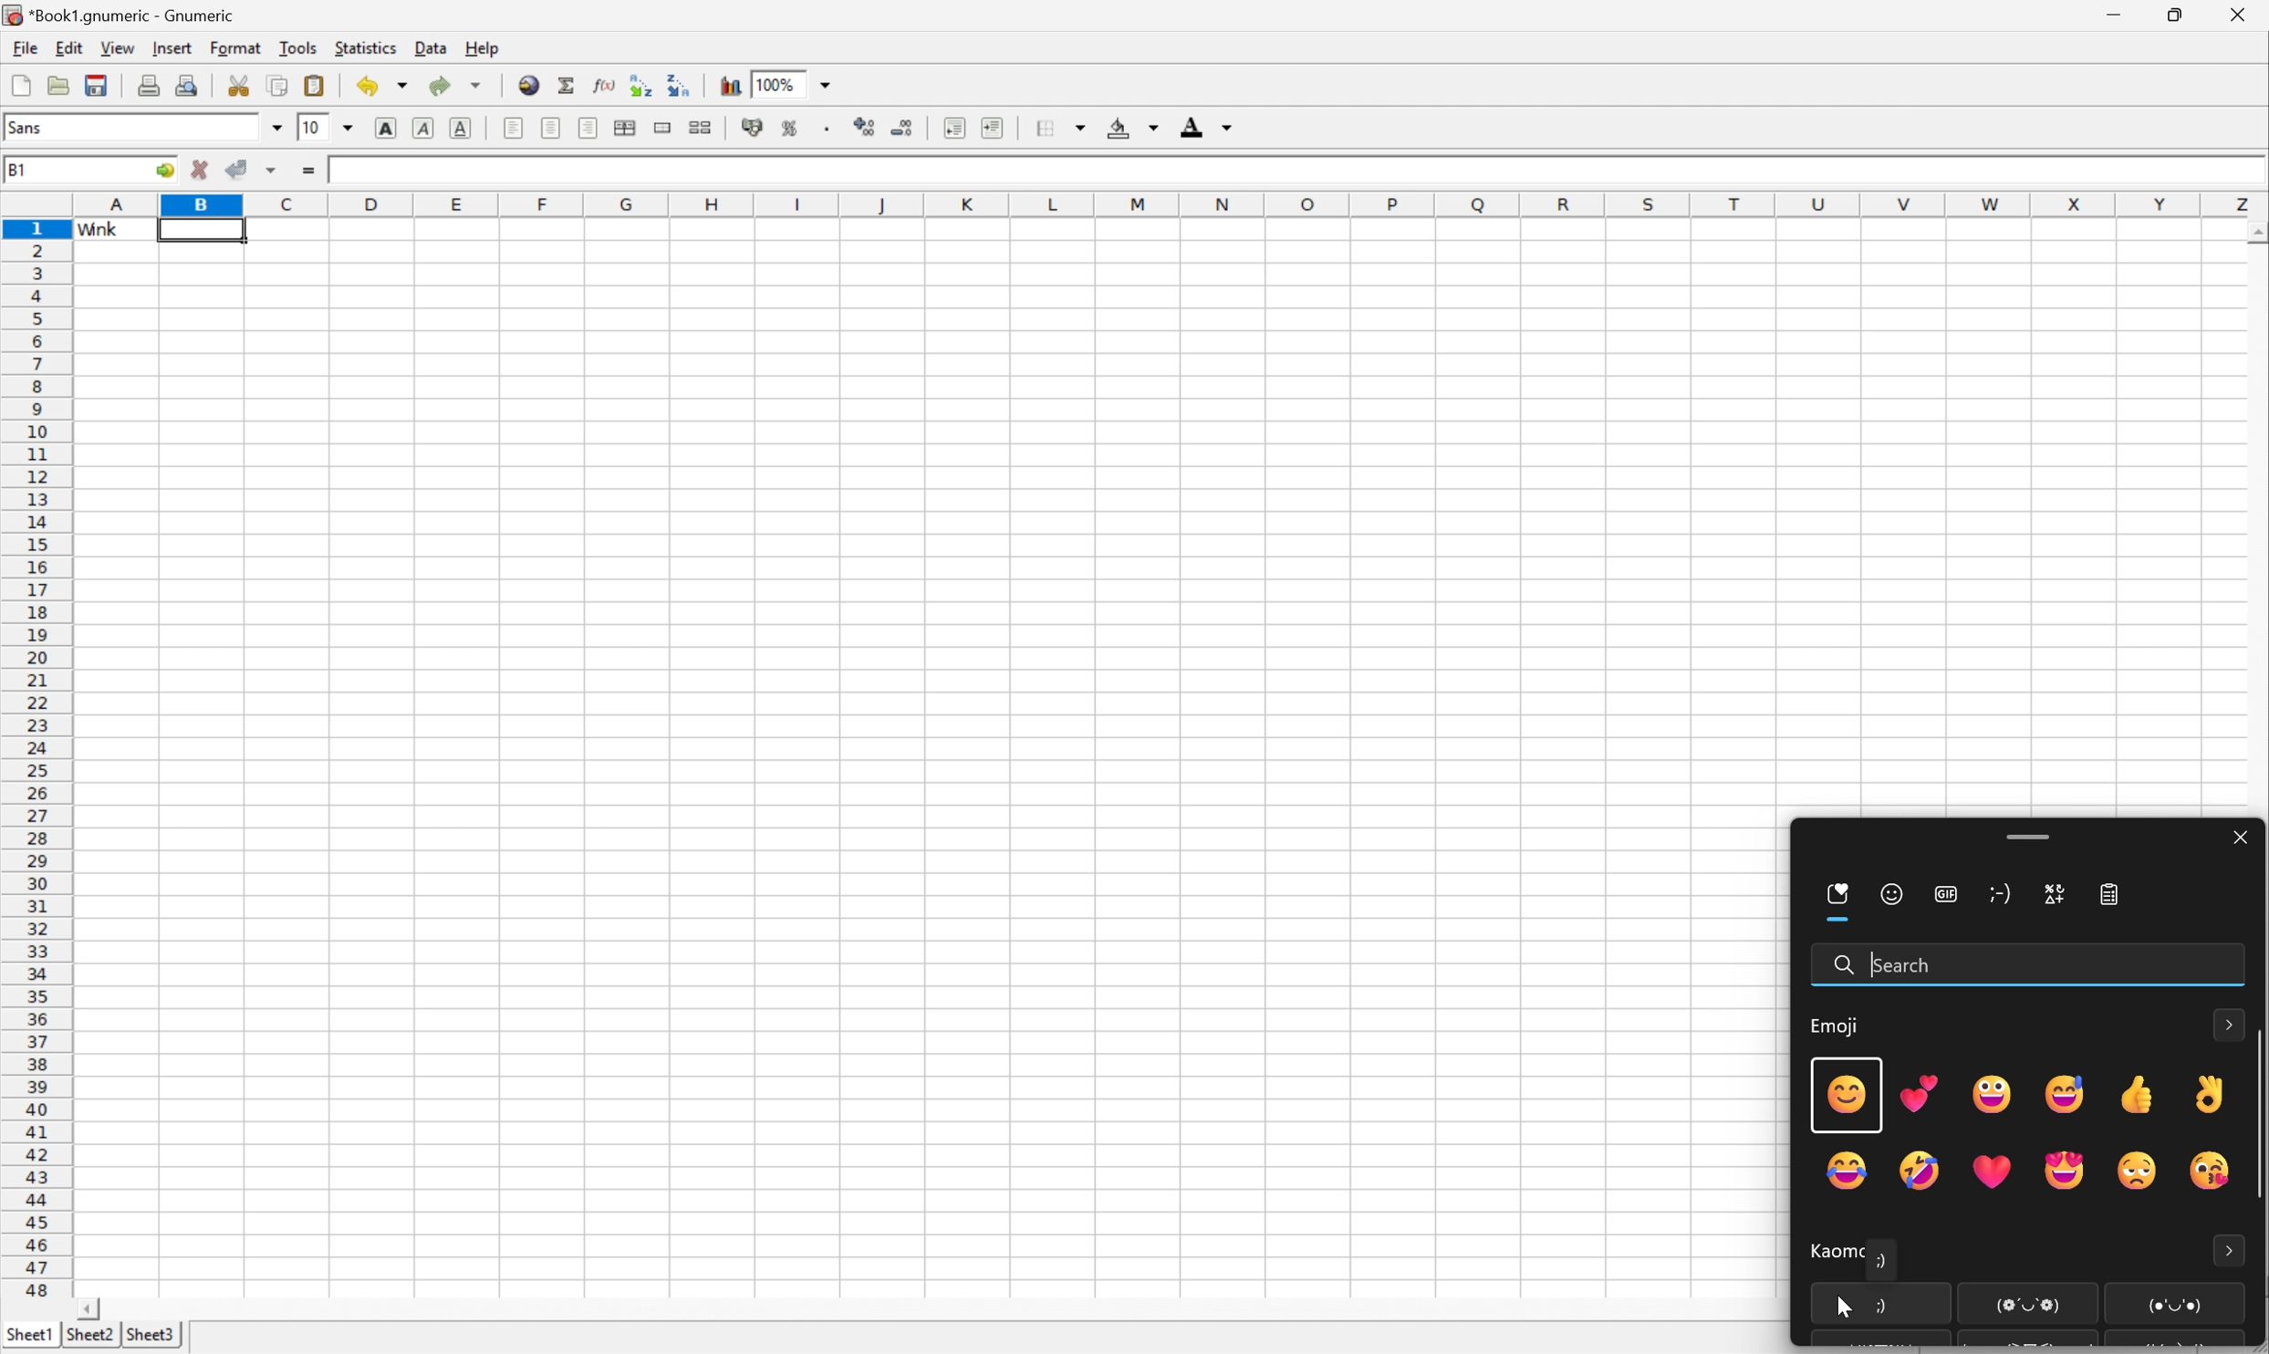 The width and height of the screenshot is (2269, 1354). I want to click on kaomoji, so click(1831, 1256).